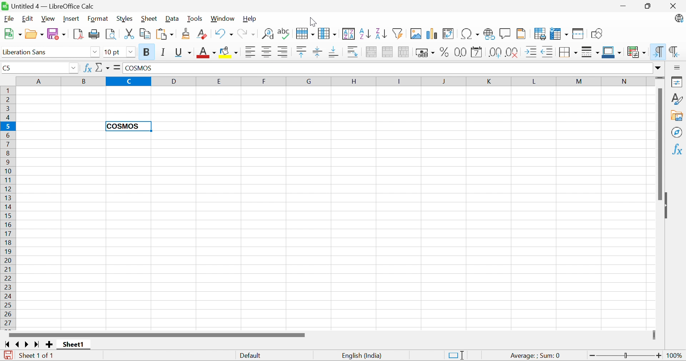  Describe the element at coordinates (327, 33) in the screenshot. I see `Column` at that location.